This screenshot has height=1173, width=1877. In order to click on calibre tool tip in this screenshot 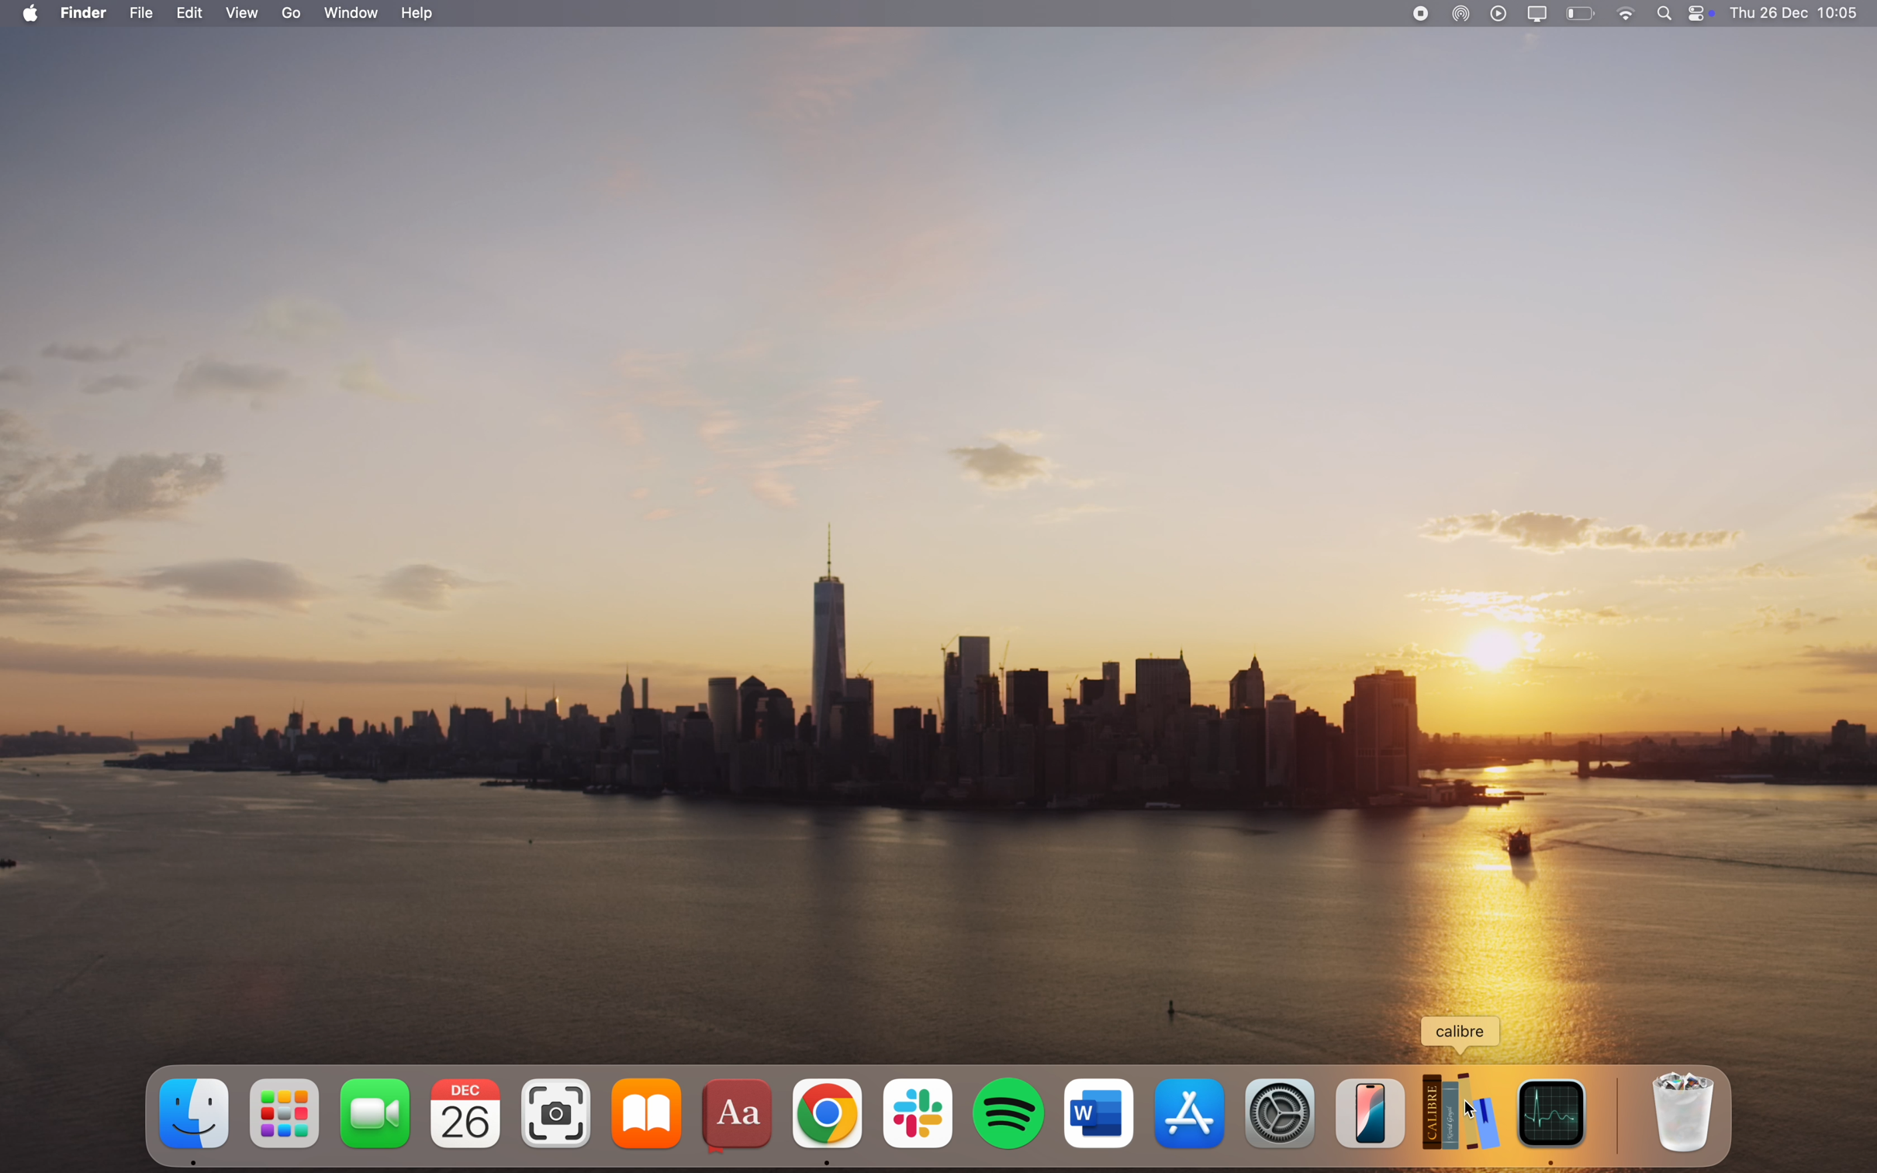, I will do `click(1467, 1036)`.